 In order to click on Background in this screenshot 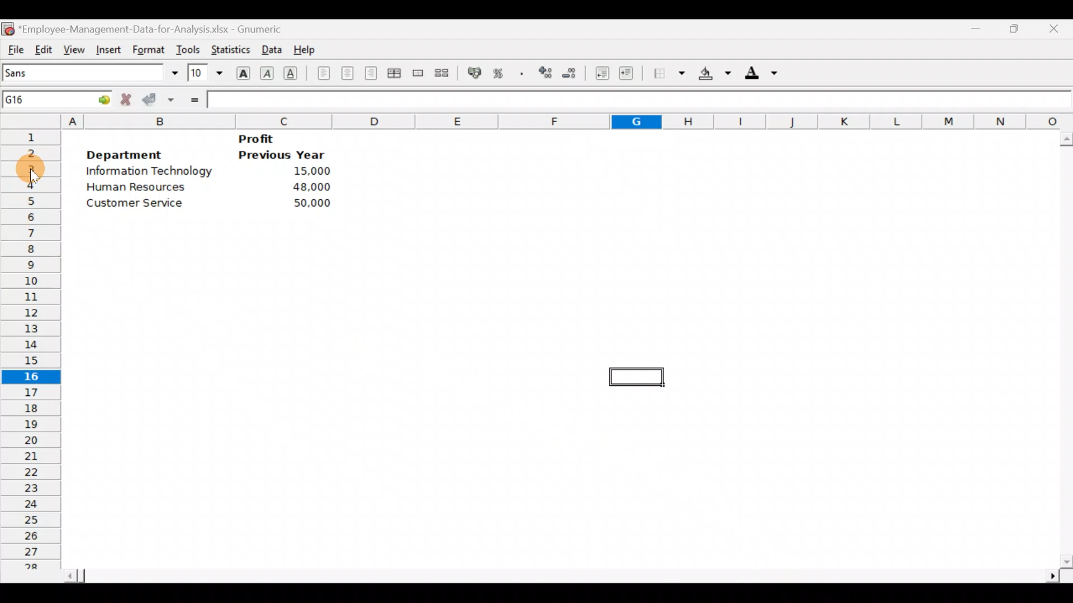, I will do `click(714, 76)`.